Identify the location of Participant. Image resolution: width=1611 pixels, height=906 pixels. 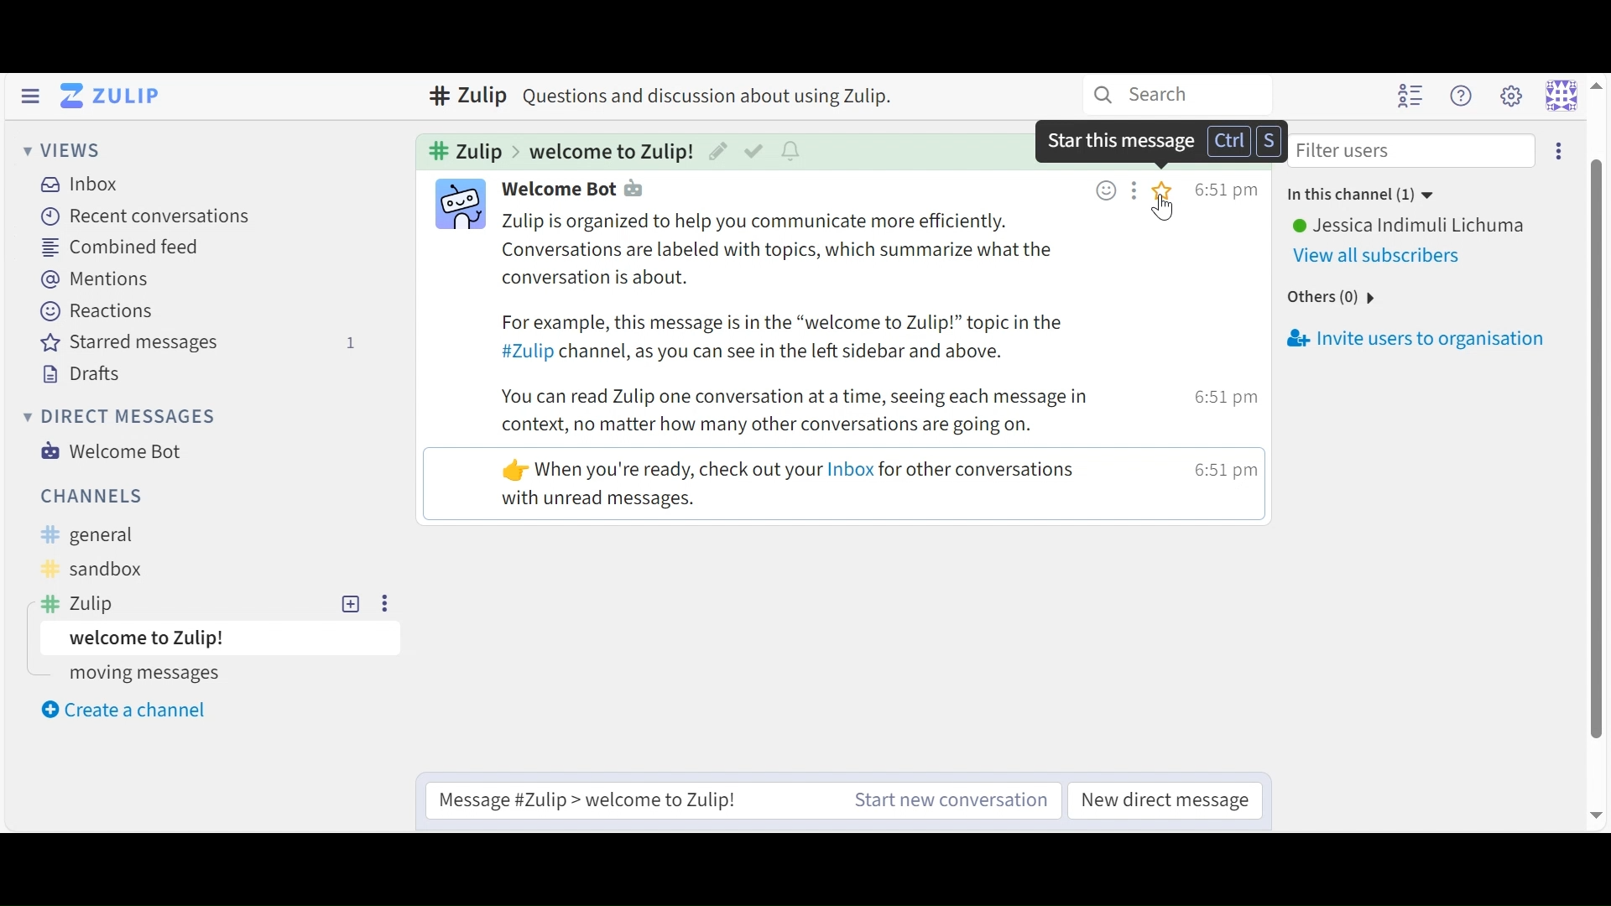
(581, 189).